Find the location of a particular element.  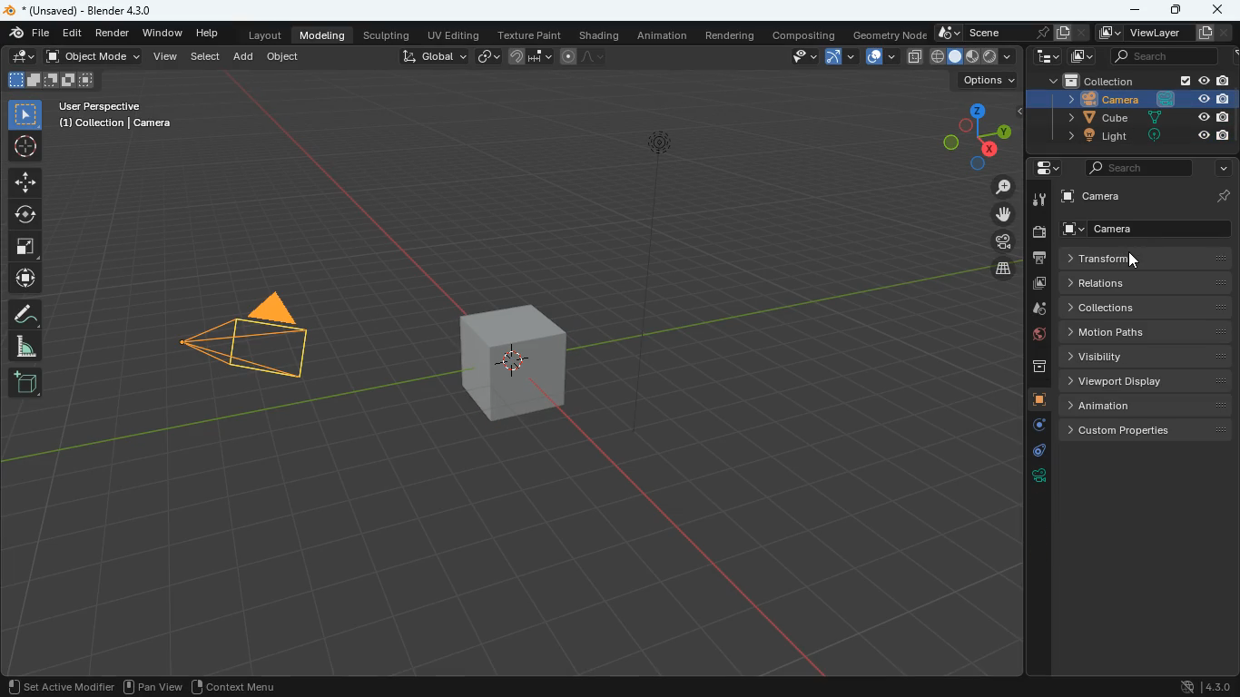

light is located at coordinates (1142, 137).